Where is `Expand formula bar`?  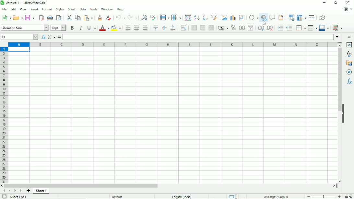 Expand formula bar is located at coordinates (337, 37).